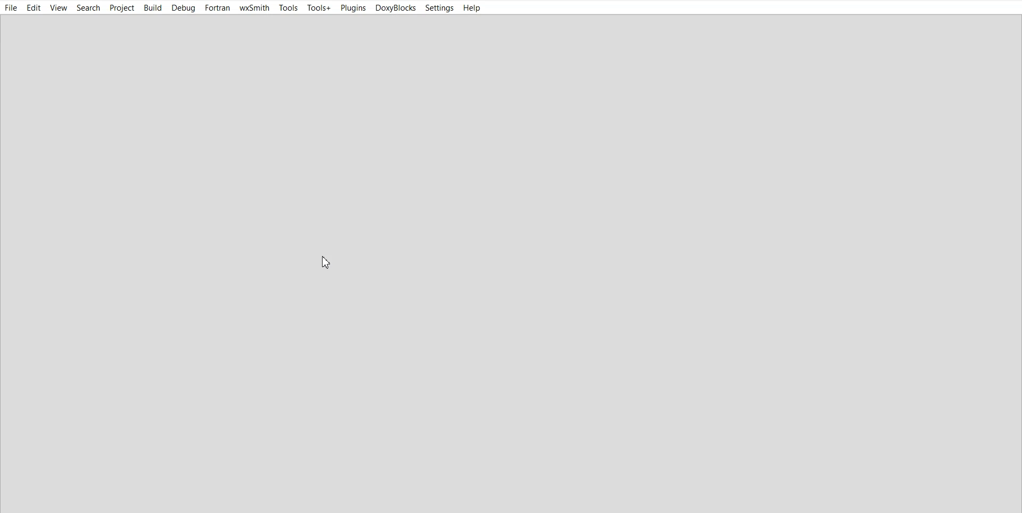 The height and width of the screenshot is (513, 1022). Describe the element at coordinates (184, 7) in the screenshot. I see `Debug` at that location.